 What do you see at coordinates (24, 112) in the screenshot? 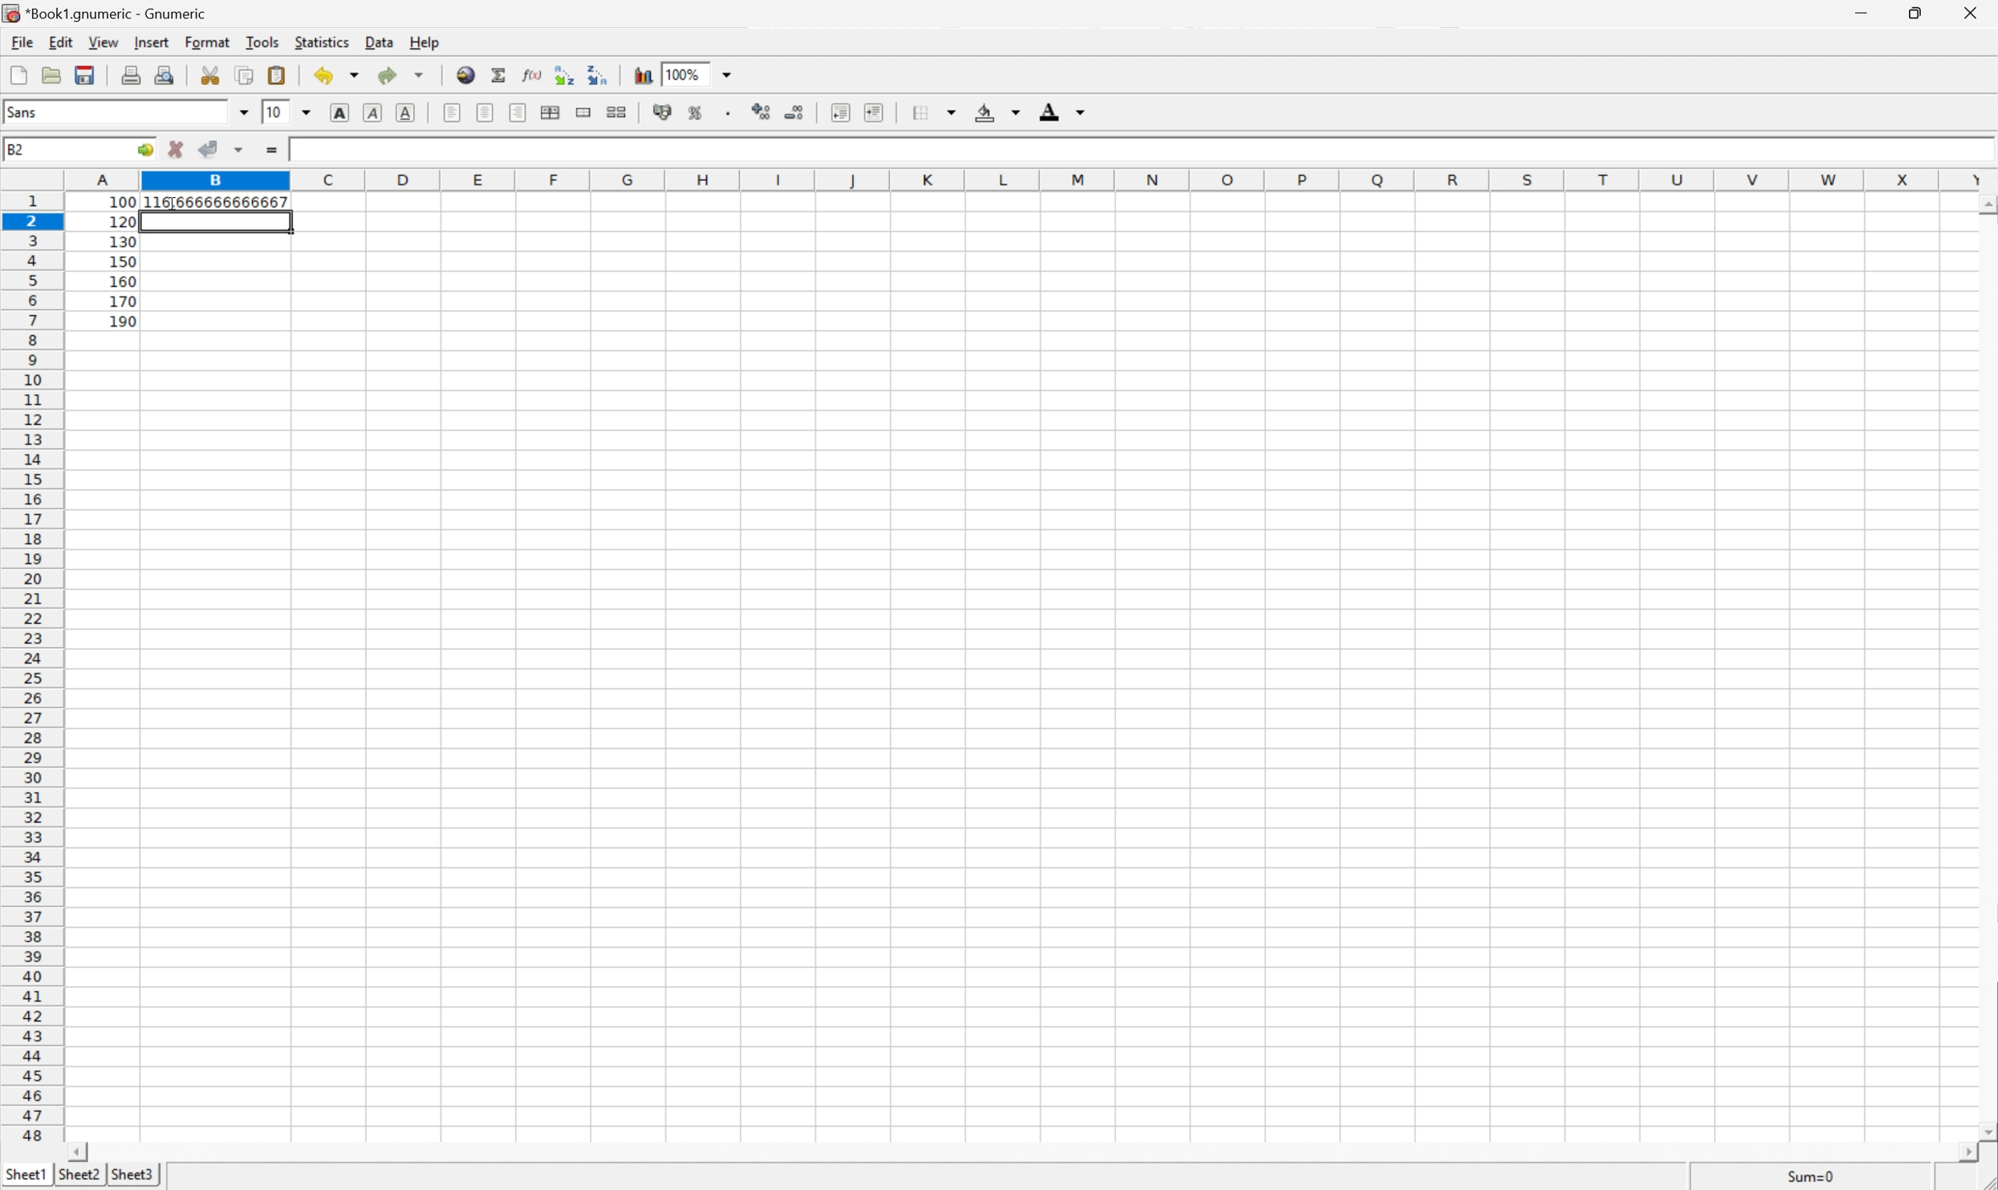
I see `Sans` at bounding box center [24, 112].